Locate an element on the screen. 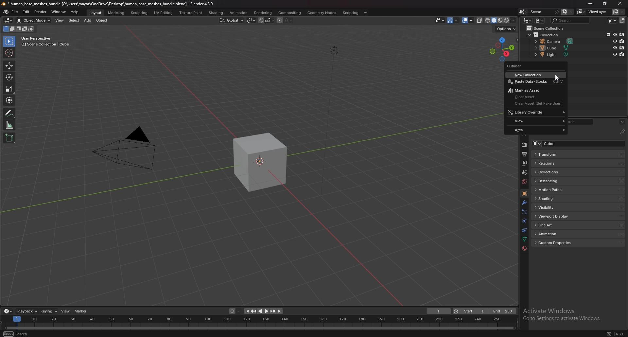 The height and width of the screenshot is (337, 628). snapping is located at coordinates (266, 20).